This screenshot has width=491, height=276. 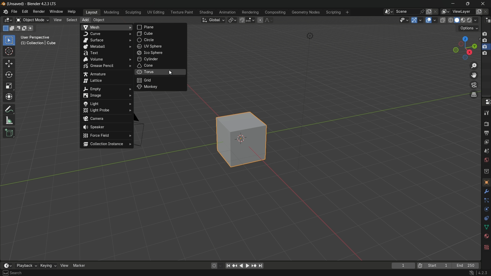 I want to click on add workplace, so click(x=347, y=12).